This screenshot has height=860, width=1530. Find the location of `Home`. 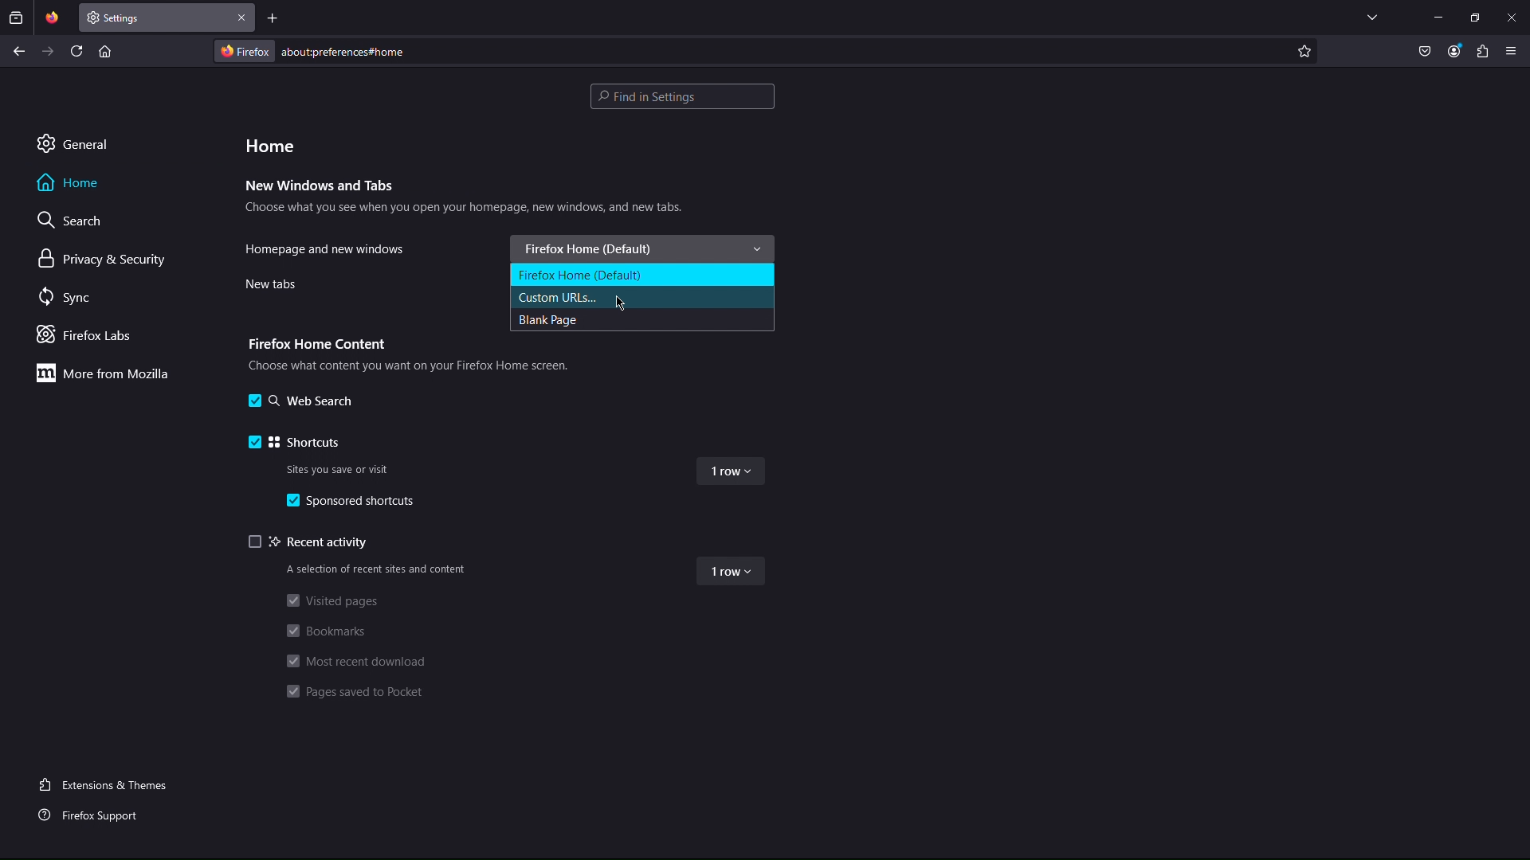

Home is located at coordinates (270, 144).